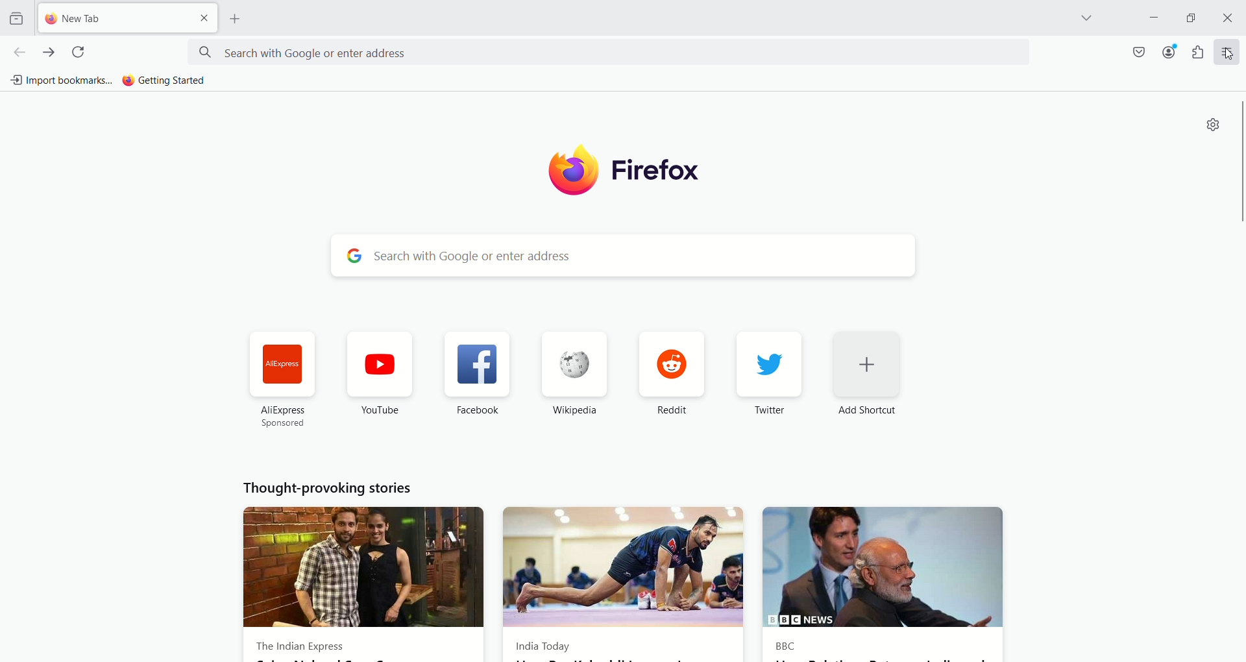 The image size is (1246, 662). I want to click on import bookmarks, so click(58, 80).